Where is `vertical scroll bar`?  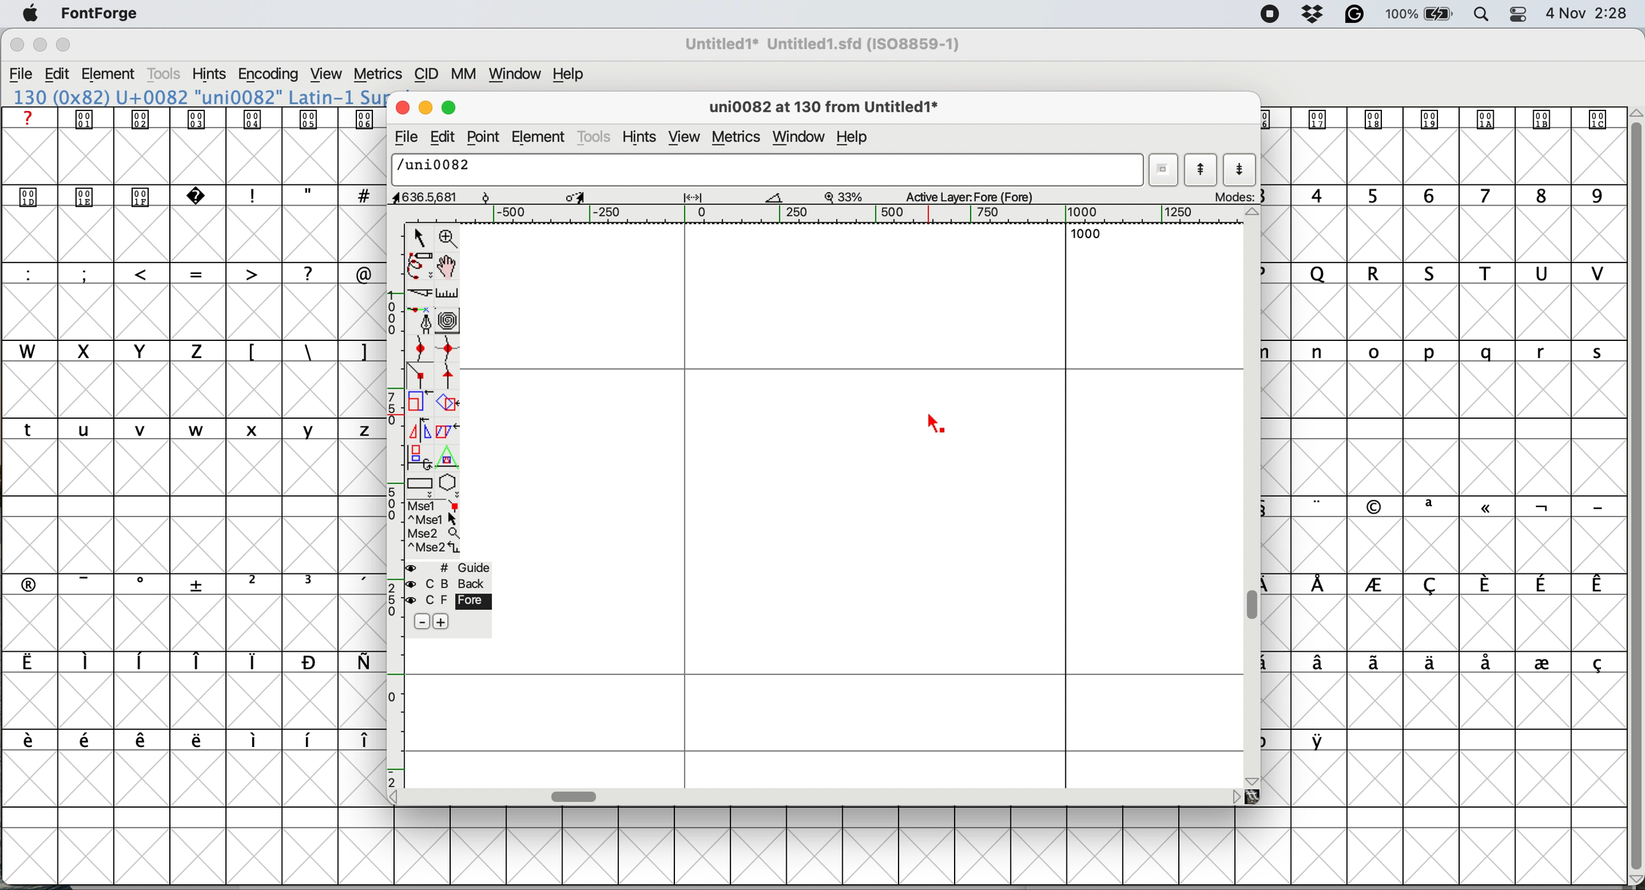
vertical scroll bar is located at coordinates (1634, 491).